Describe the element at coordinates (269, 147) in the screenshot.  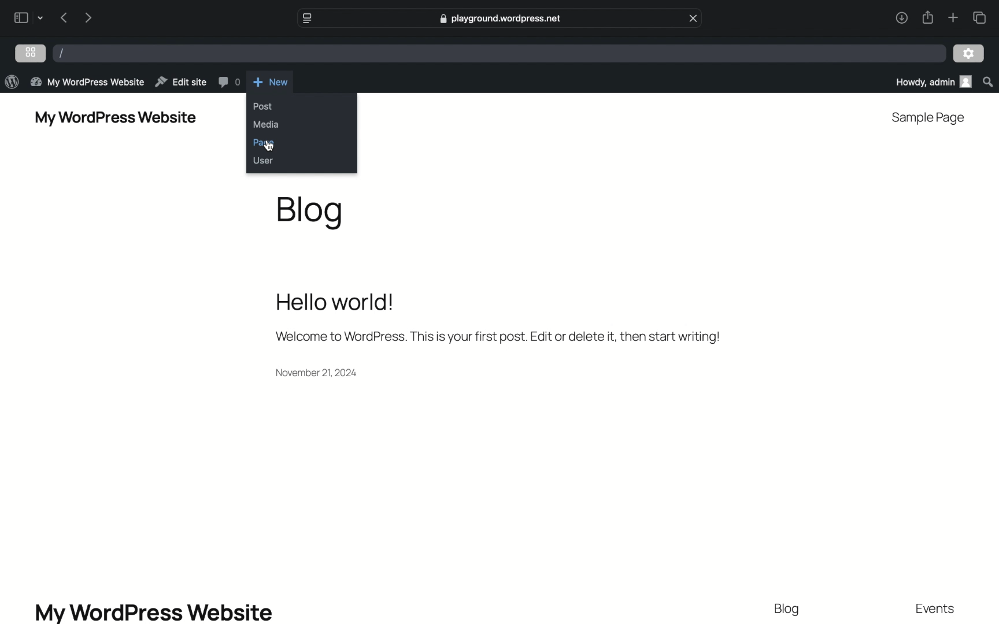
I see `cursor` at that location.